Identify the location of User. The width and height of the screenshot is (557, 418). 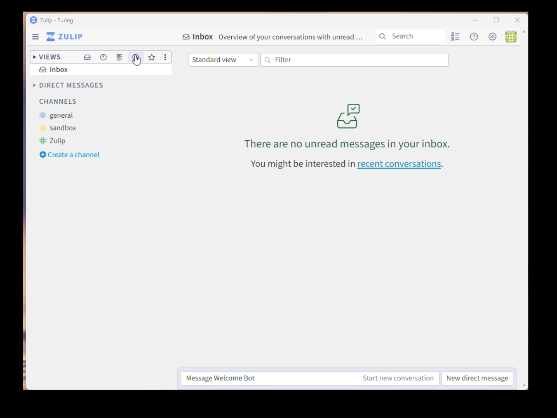
(510, 36).